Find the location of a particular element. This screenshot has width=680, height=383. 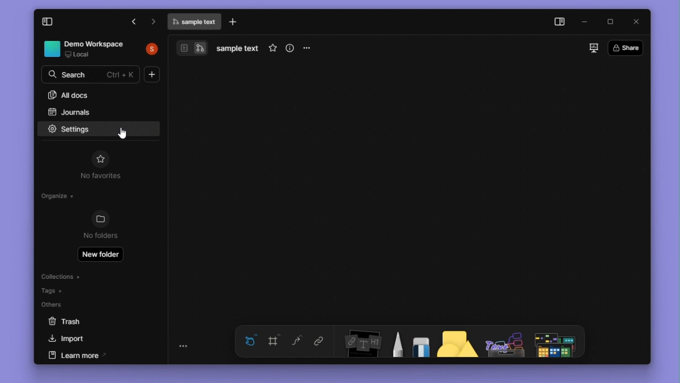

frame is located at coordinates (273, 341).